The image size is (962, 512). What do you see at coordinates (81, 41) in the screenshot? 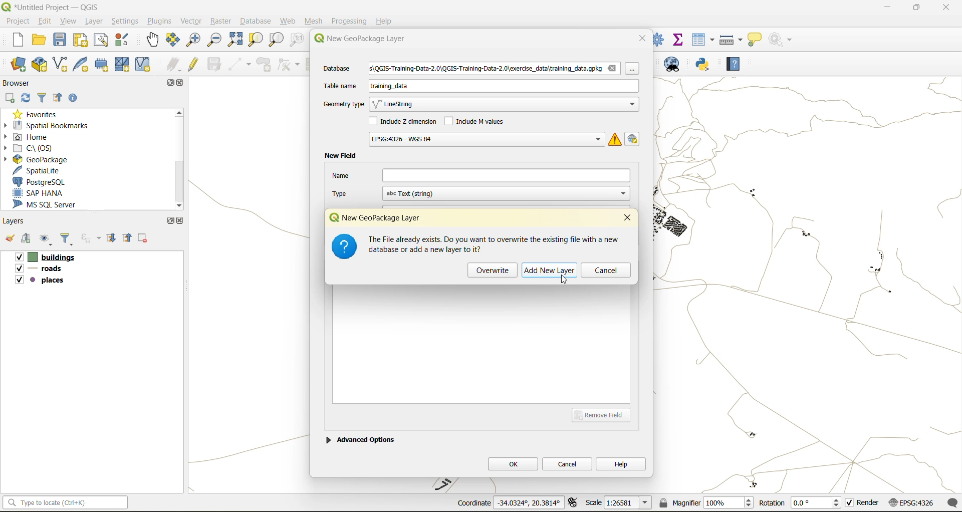
I see `print layout` at bounding box center [81, 41].